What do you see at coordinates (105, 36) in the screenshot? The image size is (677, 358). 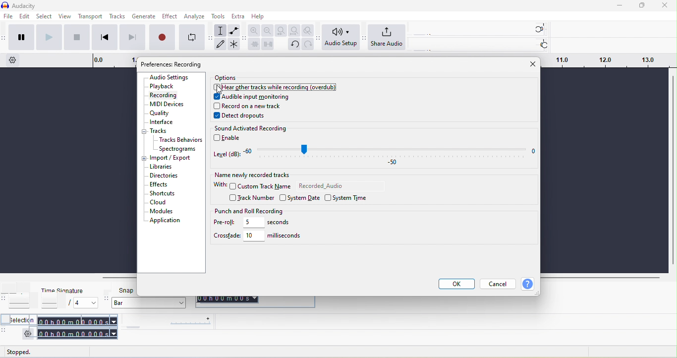 I see `skip to start` at bounding box center [105, 36].